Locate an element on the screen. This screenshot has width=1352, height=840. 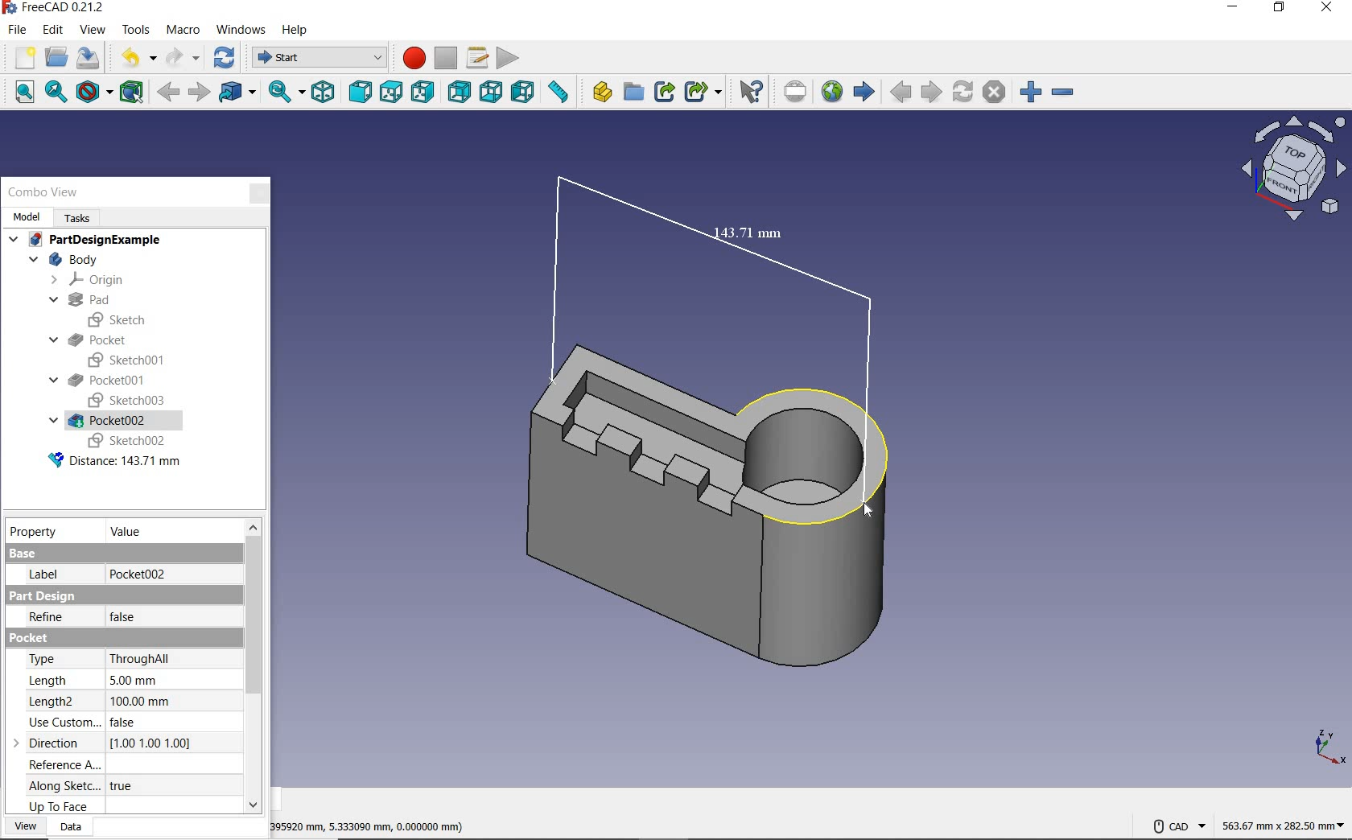
make sub-link is located at coordinates (702, 93).